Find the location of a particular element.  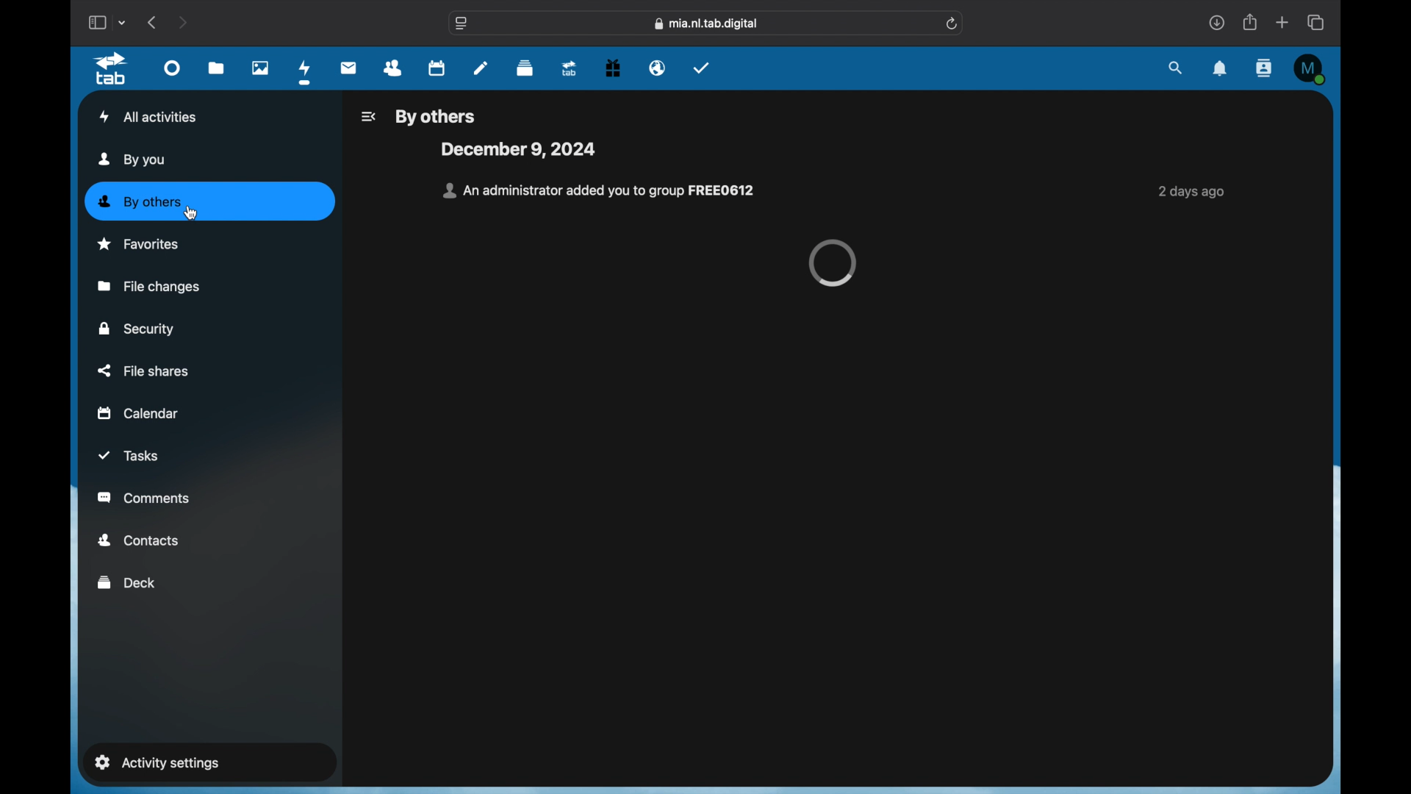

web address is located at coordinates (705, 24).